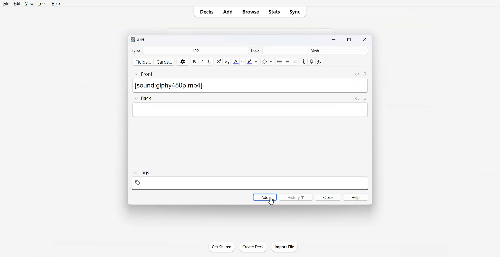  What do you see at coordinates (42, 4) in the screenshot?
I see `Tools` at bounding box center [42, 4].